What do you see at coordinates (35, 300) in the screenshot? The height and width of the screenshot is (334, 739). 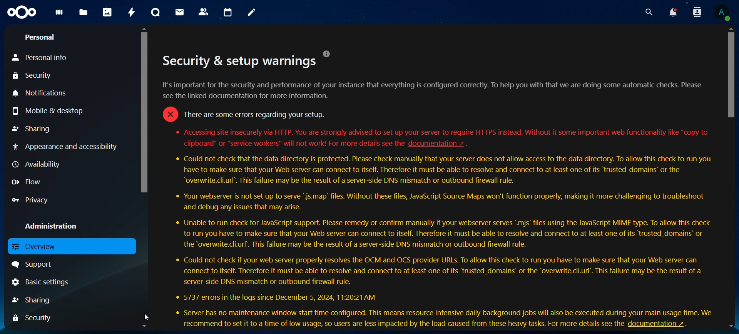 I see `sharing` at bounding box center [35, 300].